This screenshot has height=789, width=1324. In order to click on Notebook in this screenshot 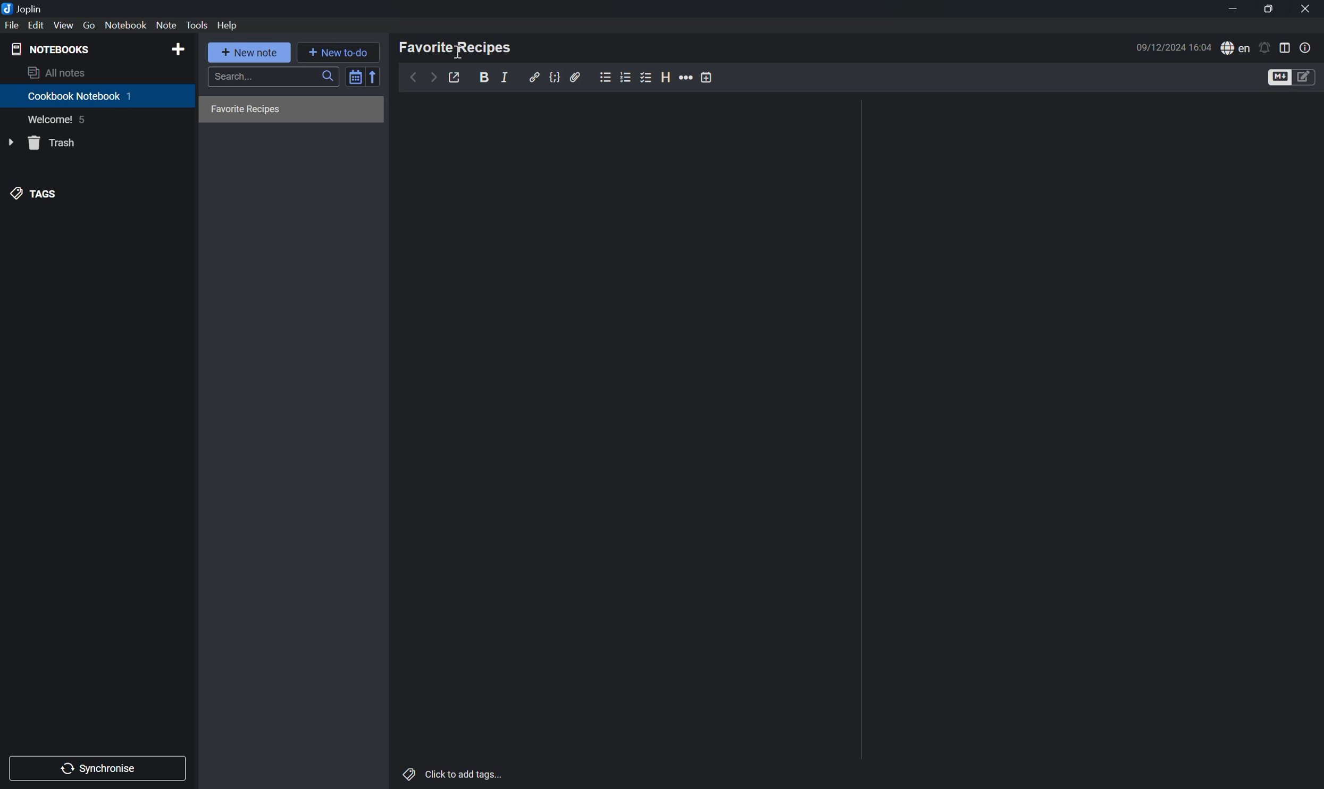, I will do `click(126, 26)`.